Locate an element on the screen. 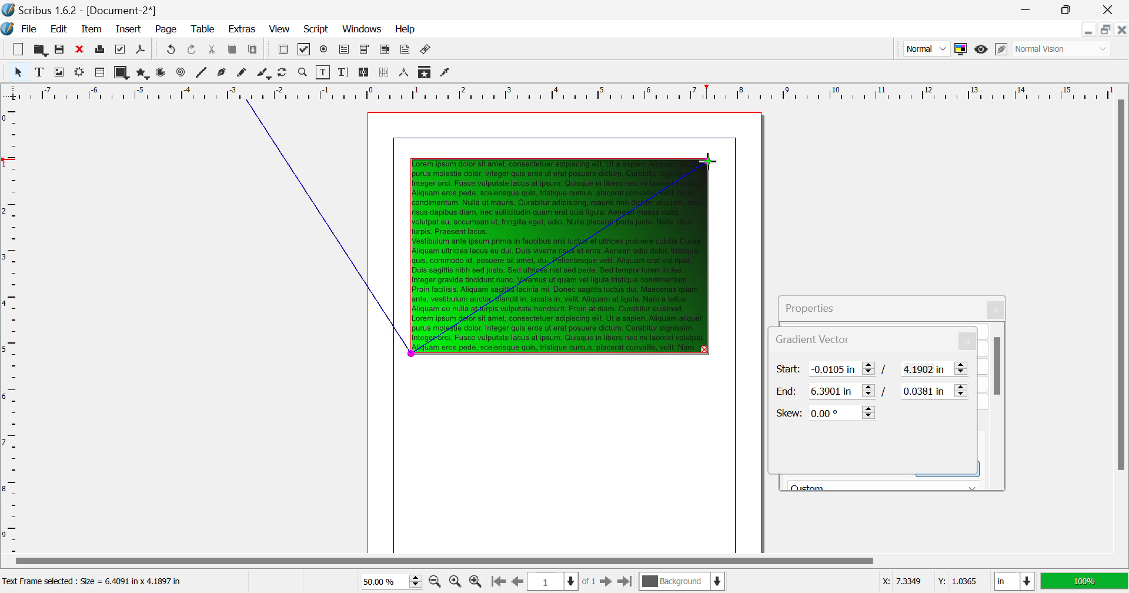 The height and width of the screenshot is (593, 1129). Bezier Curve is located at coordinates (223, 73).